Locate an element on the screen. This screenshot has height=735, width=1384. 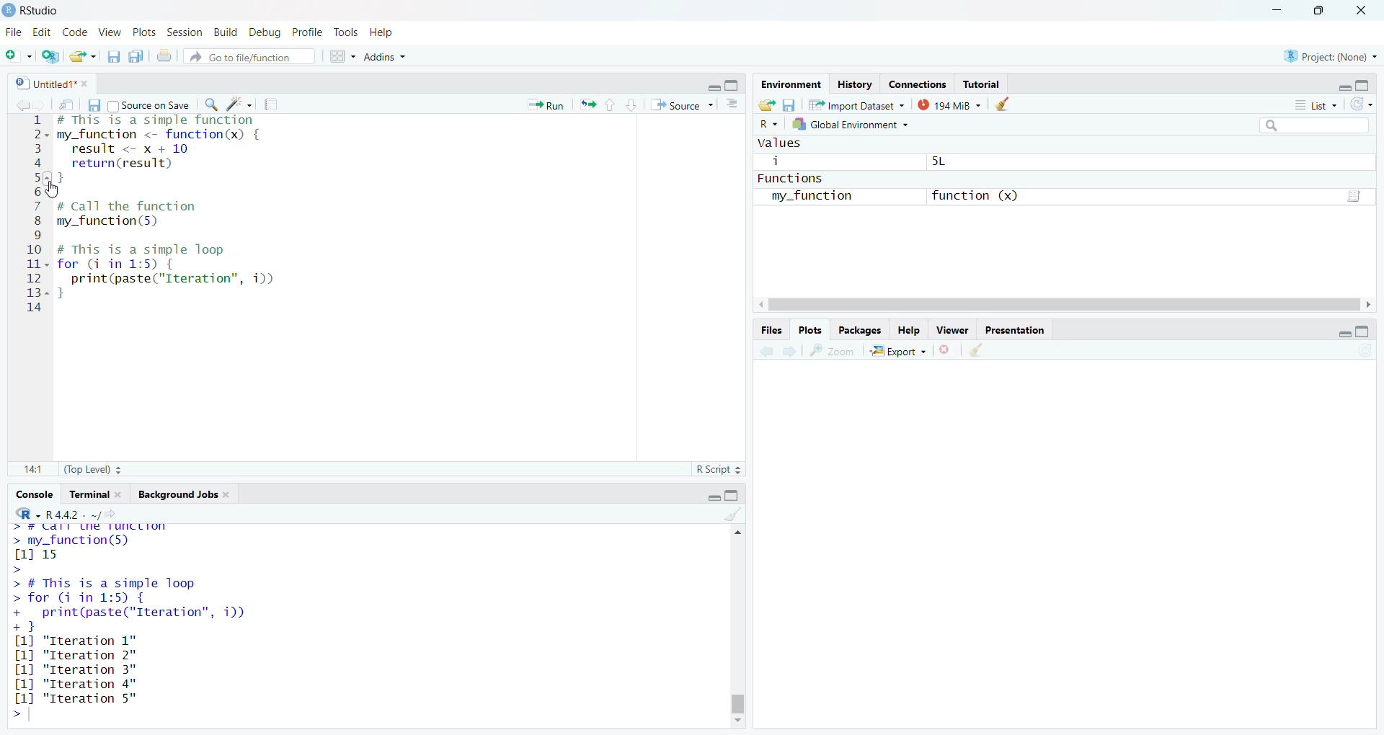
language select is located at coordinates (768, 125).